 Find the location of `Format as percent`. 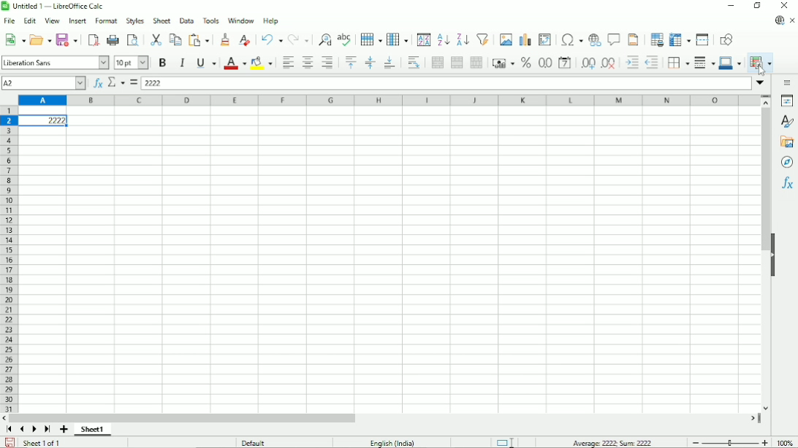

Format as percent is located at coordinates (525, 63).